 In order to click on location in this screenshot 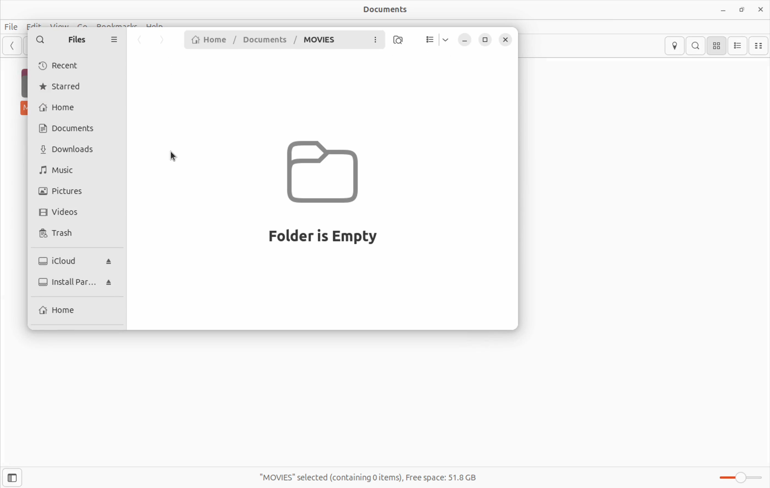, I will do `click(674, 46)`.